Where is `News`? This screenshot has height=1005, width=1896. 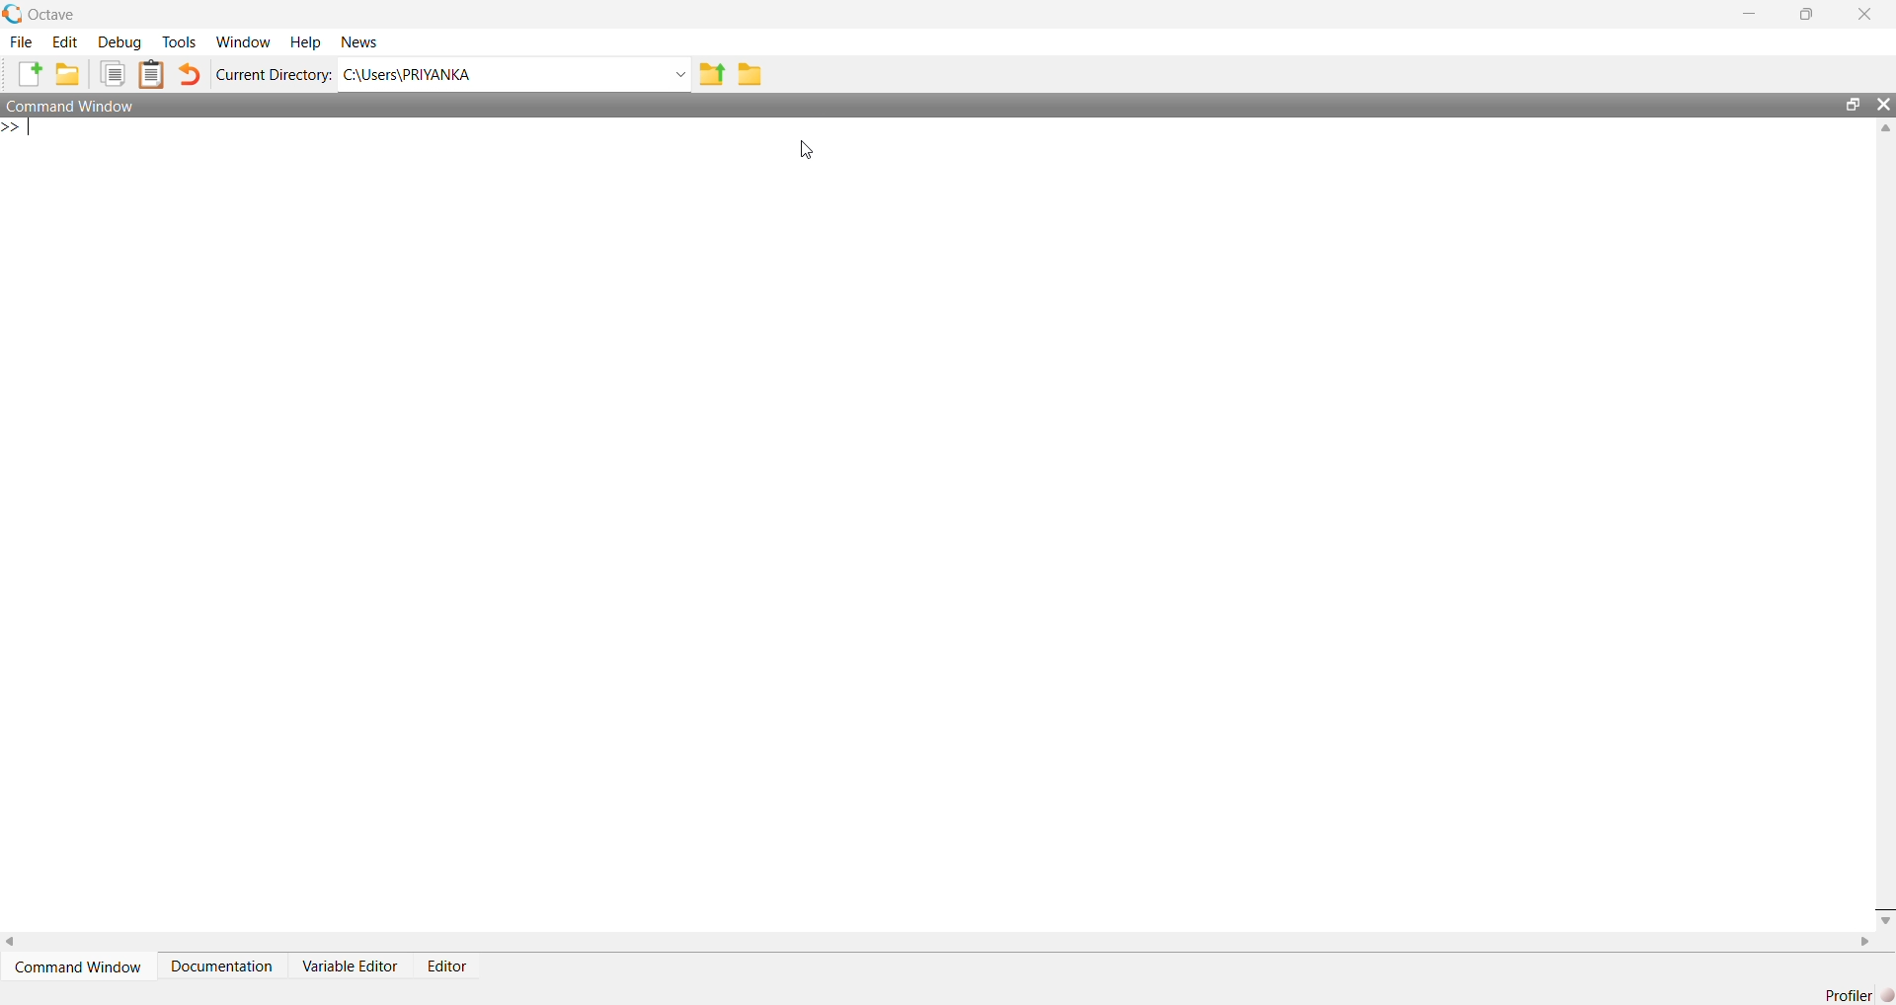 News is located at coordinates (360, 41).